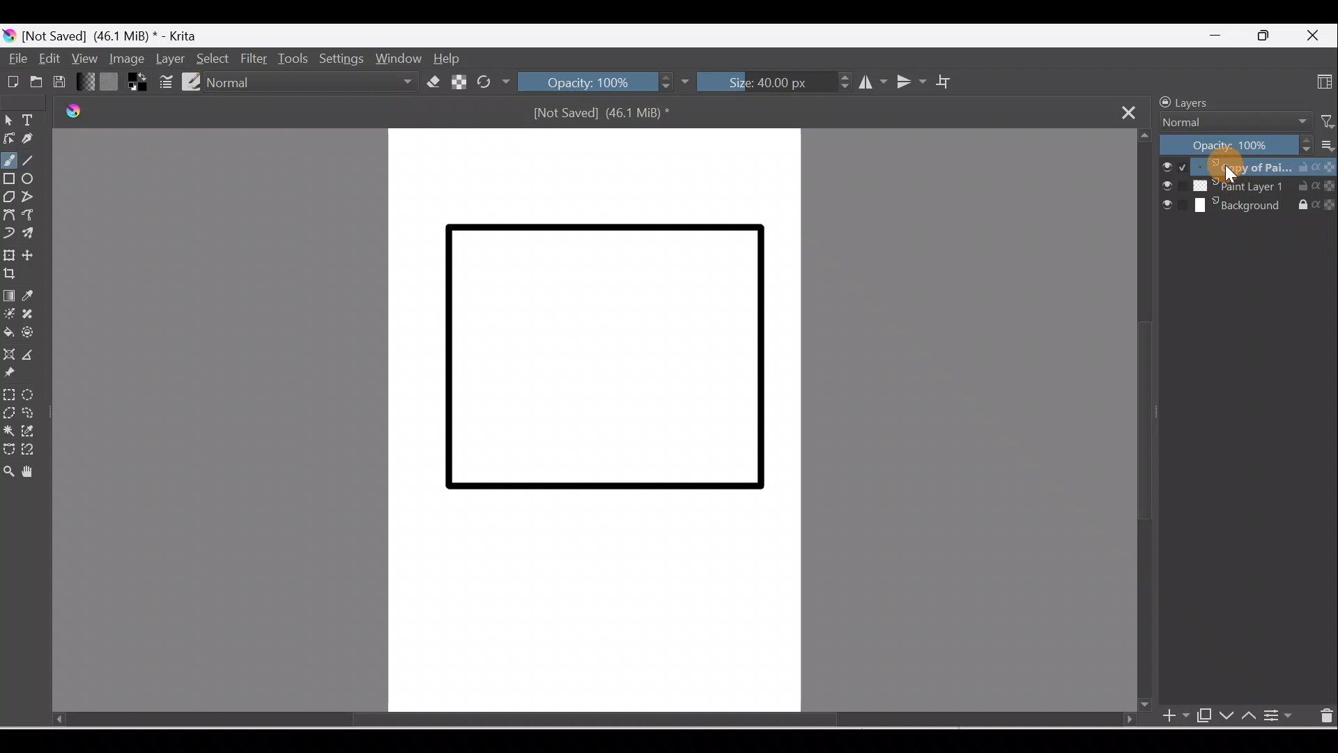 This screenshot has height=753, width=1338. Describe the element at coordinates (1162, 102) in the screenshot. I see `lock/unlock docker` at that location.